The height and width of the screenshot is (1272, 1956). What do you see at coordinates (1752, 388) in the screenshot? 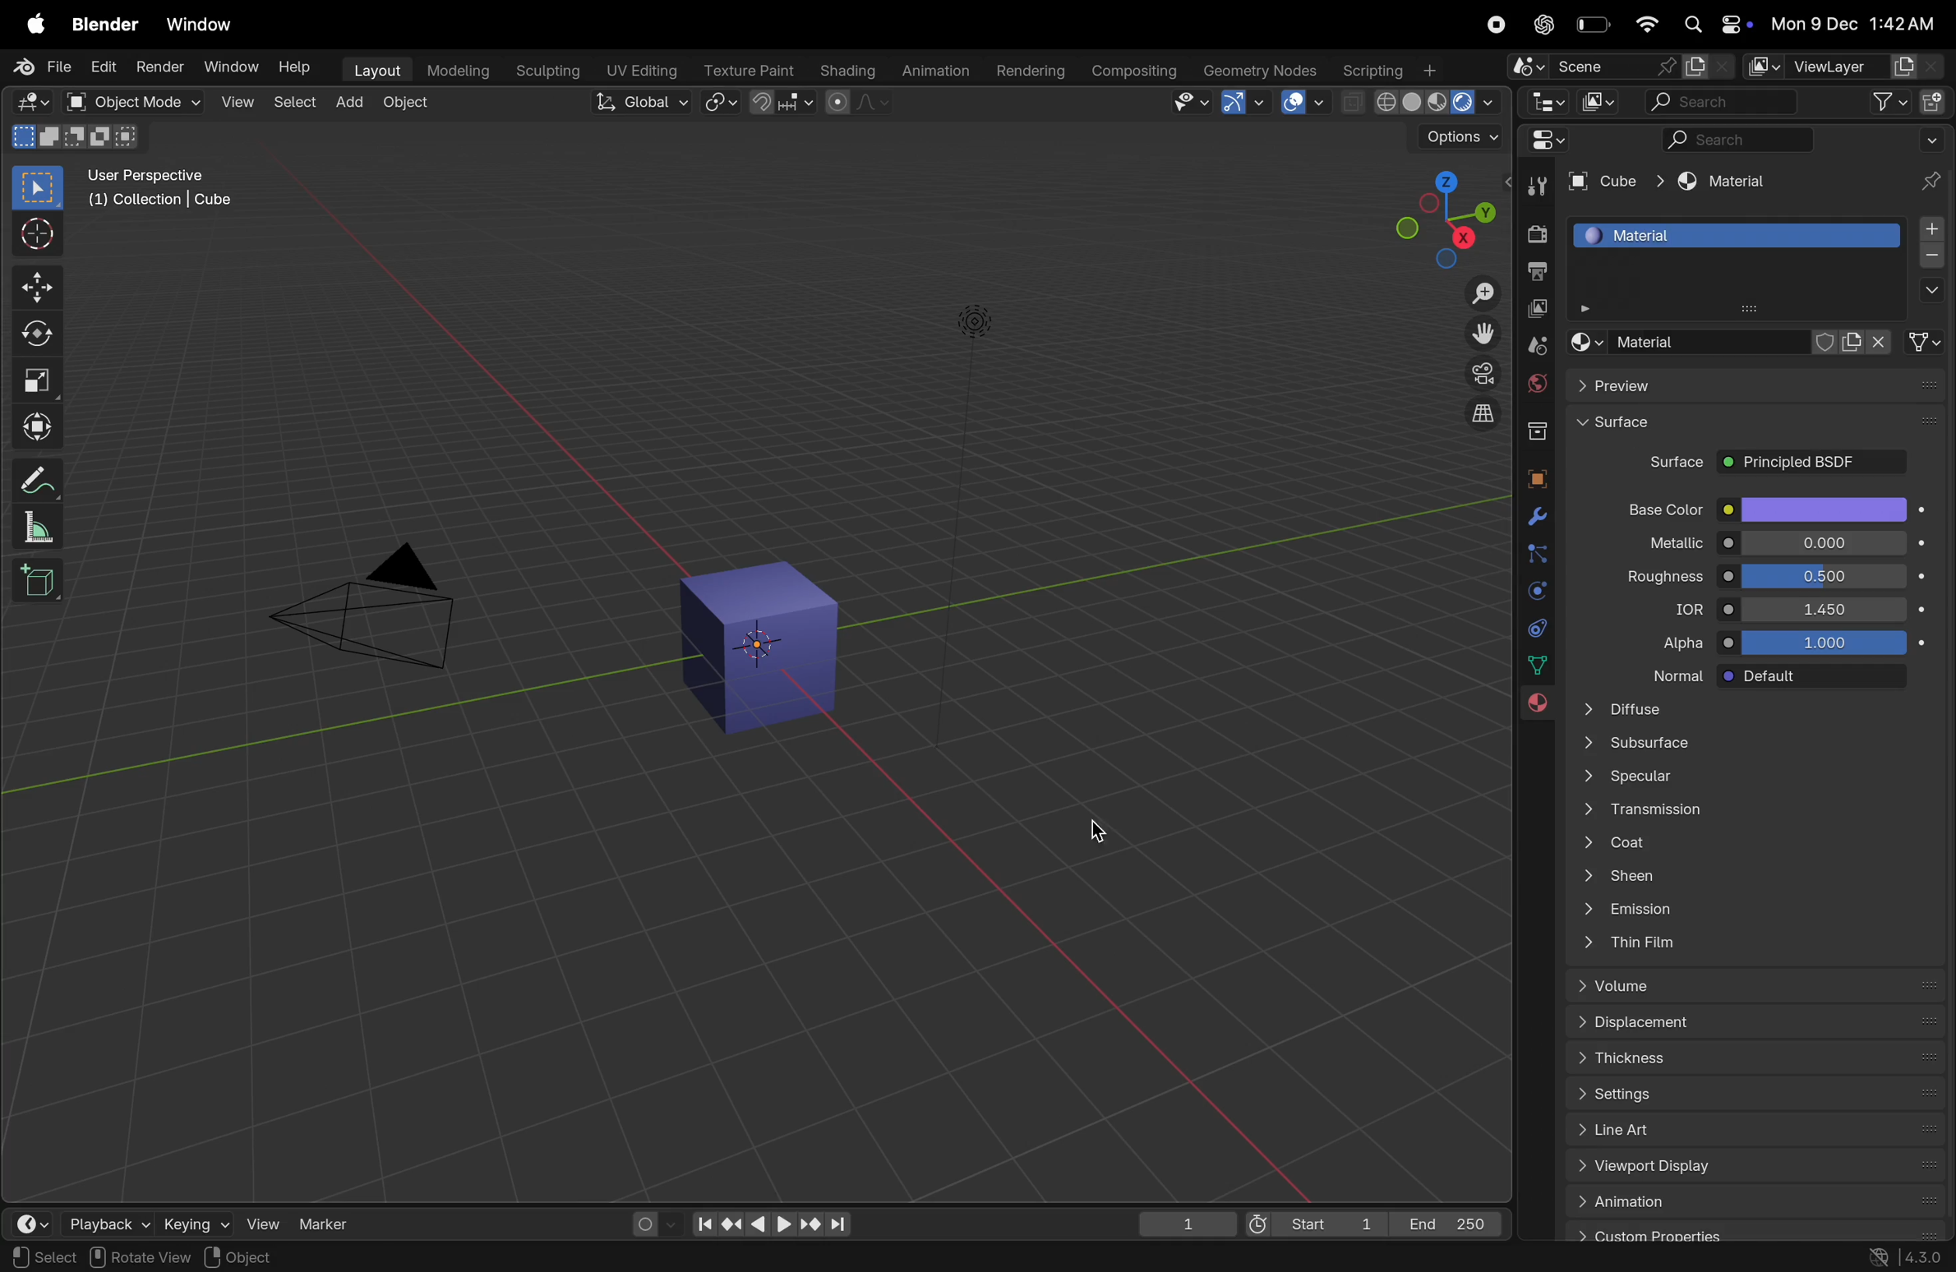
I see `Preview` at bounding box center [1752, 388].